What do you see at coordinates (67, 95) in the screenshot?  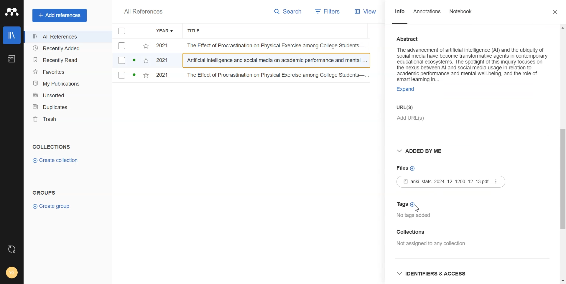 I see `Unsorted` at bounding box center [67, 95].